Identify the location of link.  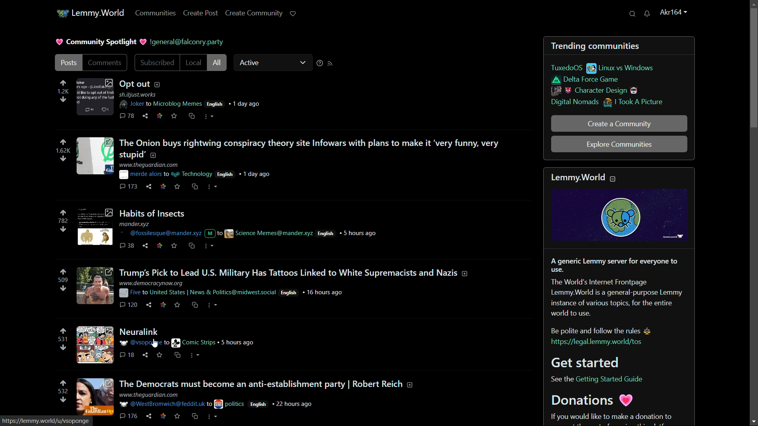
(163, 416).